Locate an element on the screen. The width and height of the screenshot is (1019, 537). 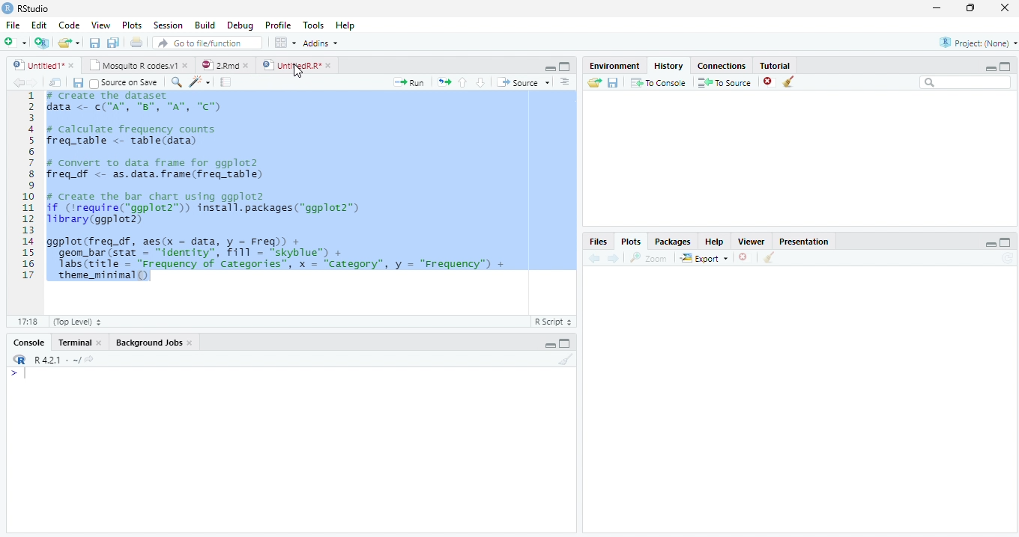
Build is located at coordinates (206, 25).